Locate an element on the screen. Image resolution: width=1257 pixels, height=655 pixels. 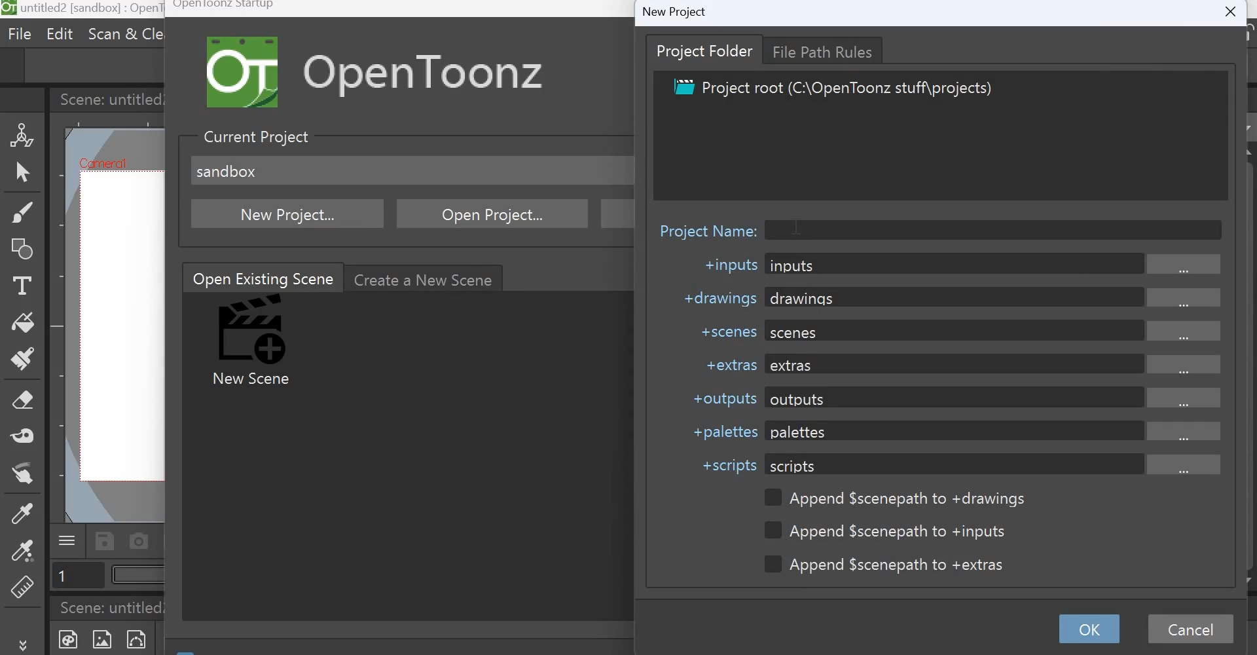
drawings is located at coordinates (998, 297).